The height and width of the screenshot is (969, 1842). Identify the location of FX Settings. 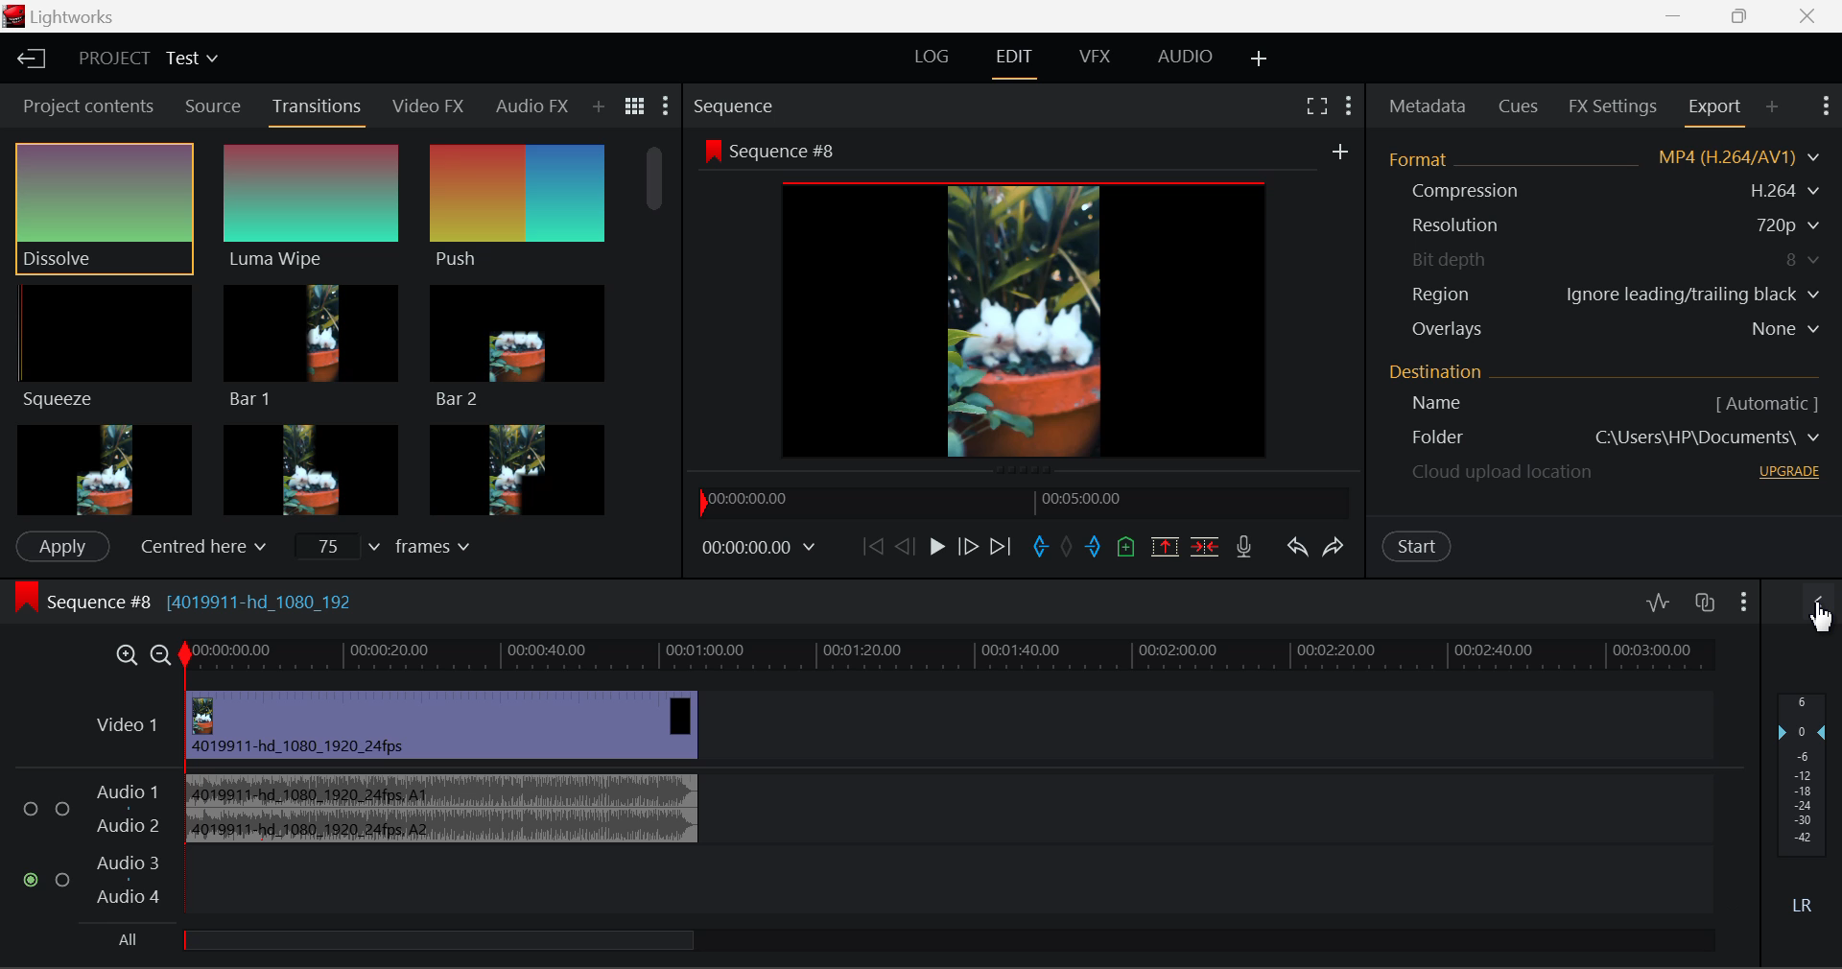
(1611, 106).